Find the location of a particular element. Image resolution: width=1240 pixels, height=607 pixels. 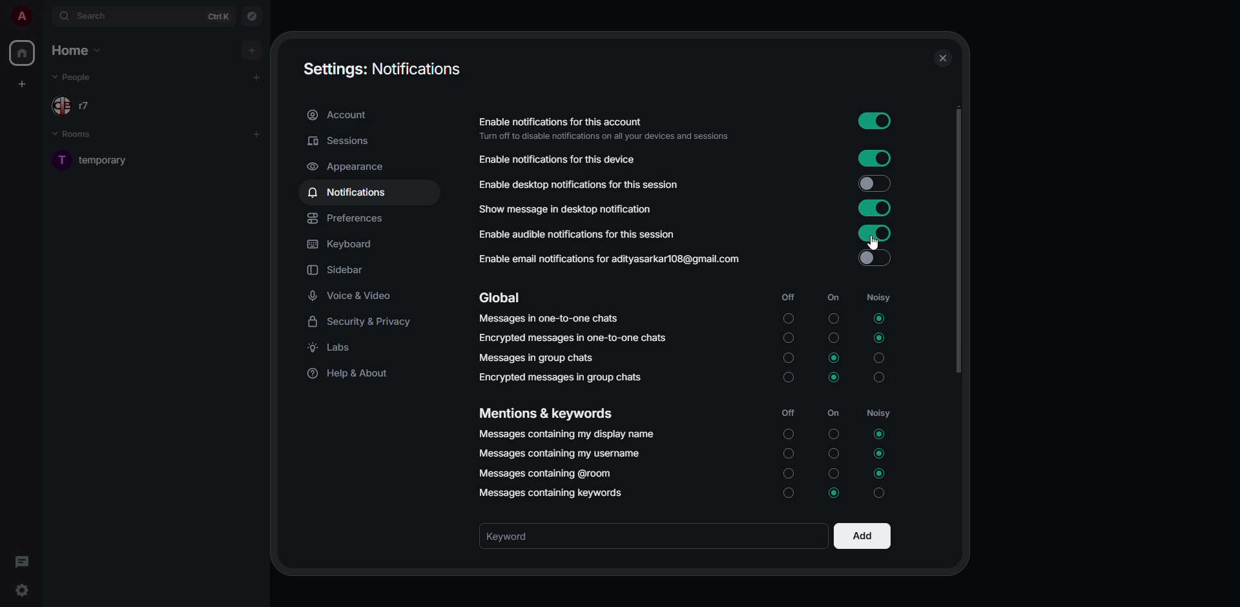

selected is located at coordinates (836, 358).